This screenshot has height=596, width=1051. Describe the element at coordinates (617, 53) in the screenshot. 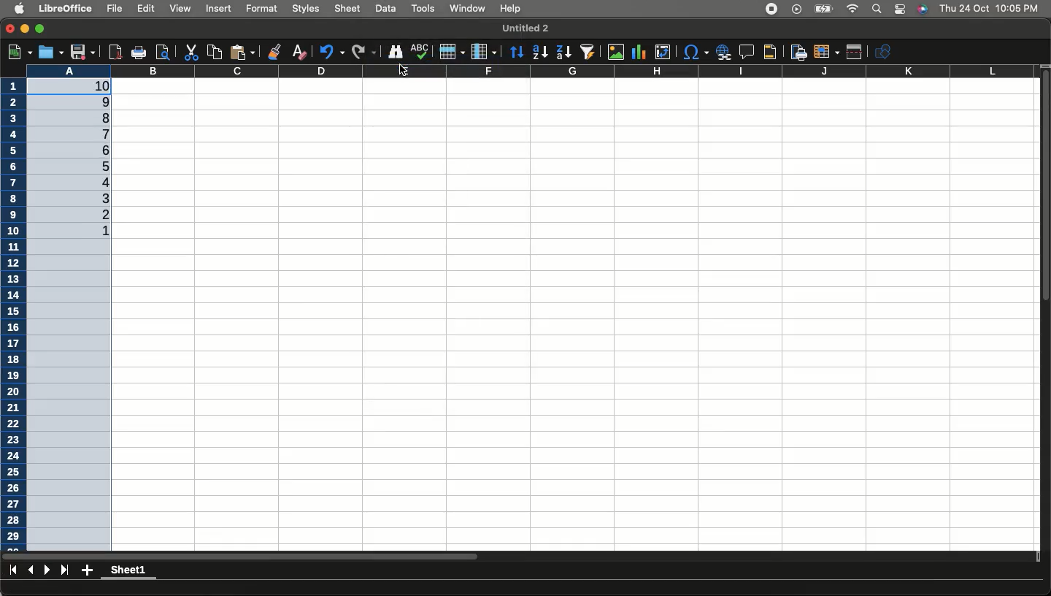

I see `Insert image` at that location.